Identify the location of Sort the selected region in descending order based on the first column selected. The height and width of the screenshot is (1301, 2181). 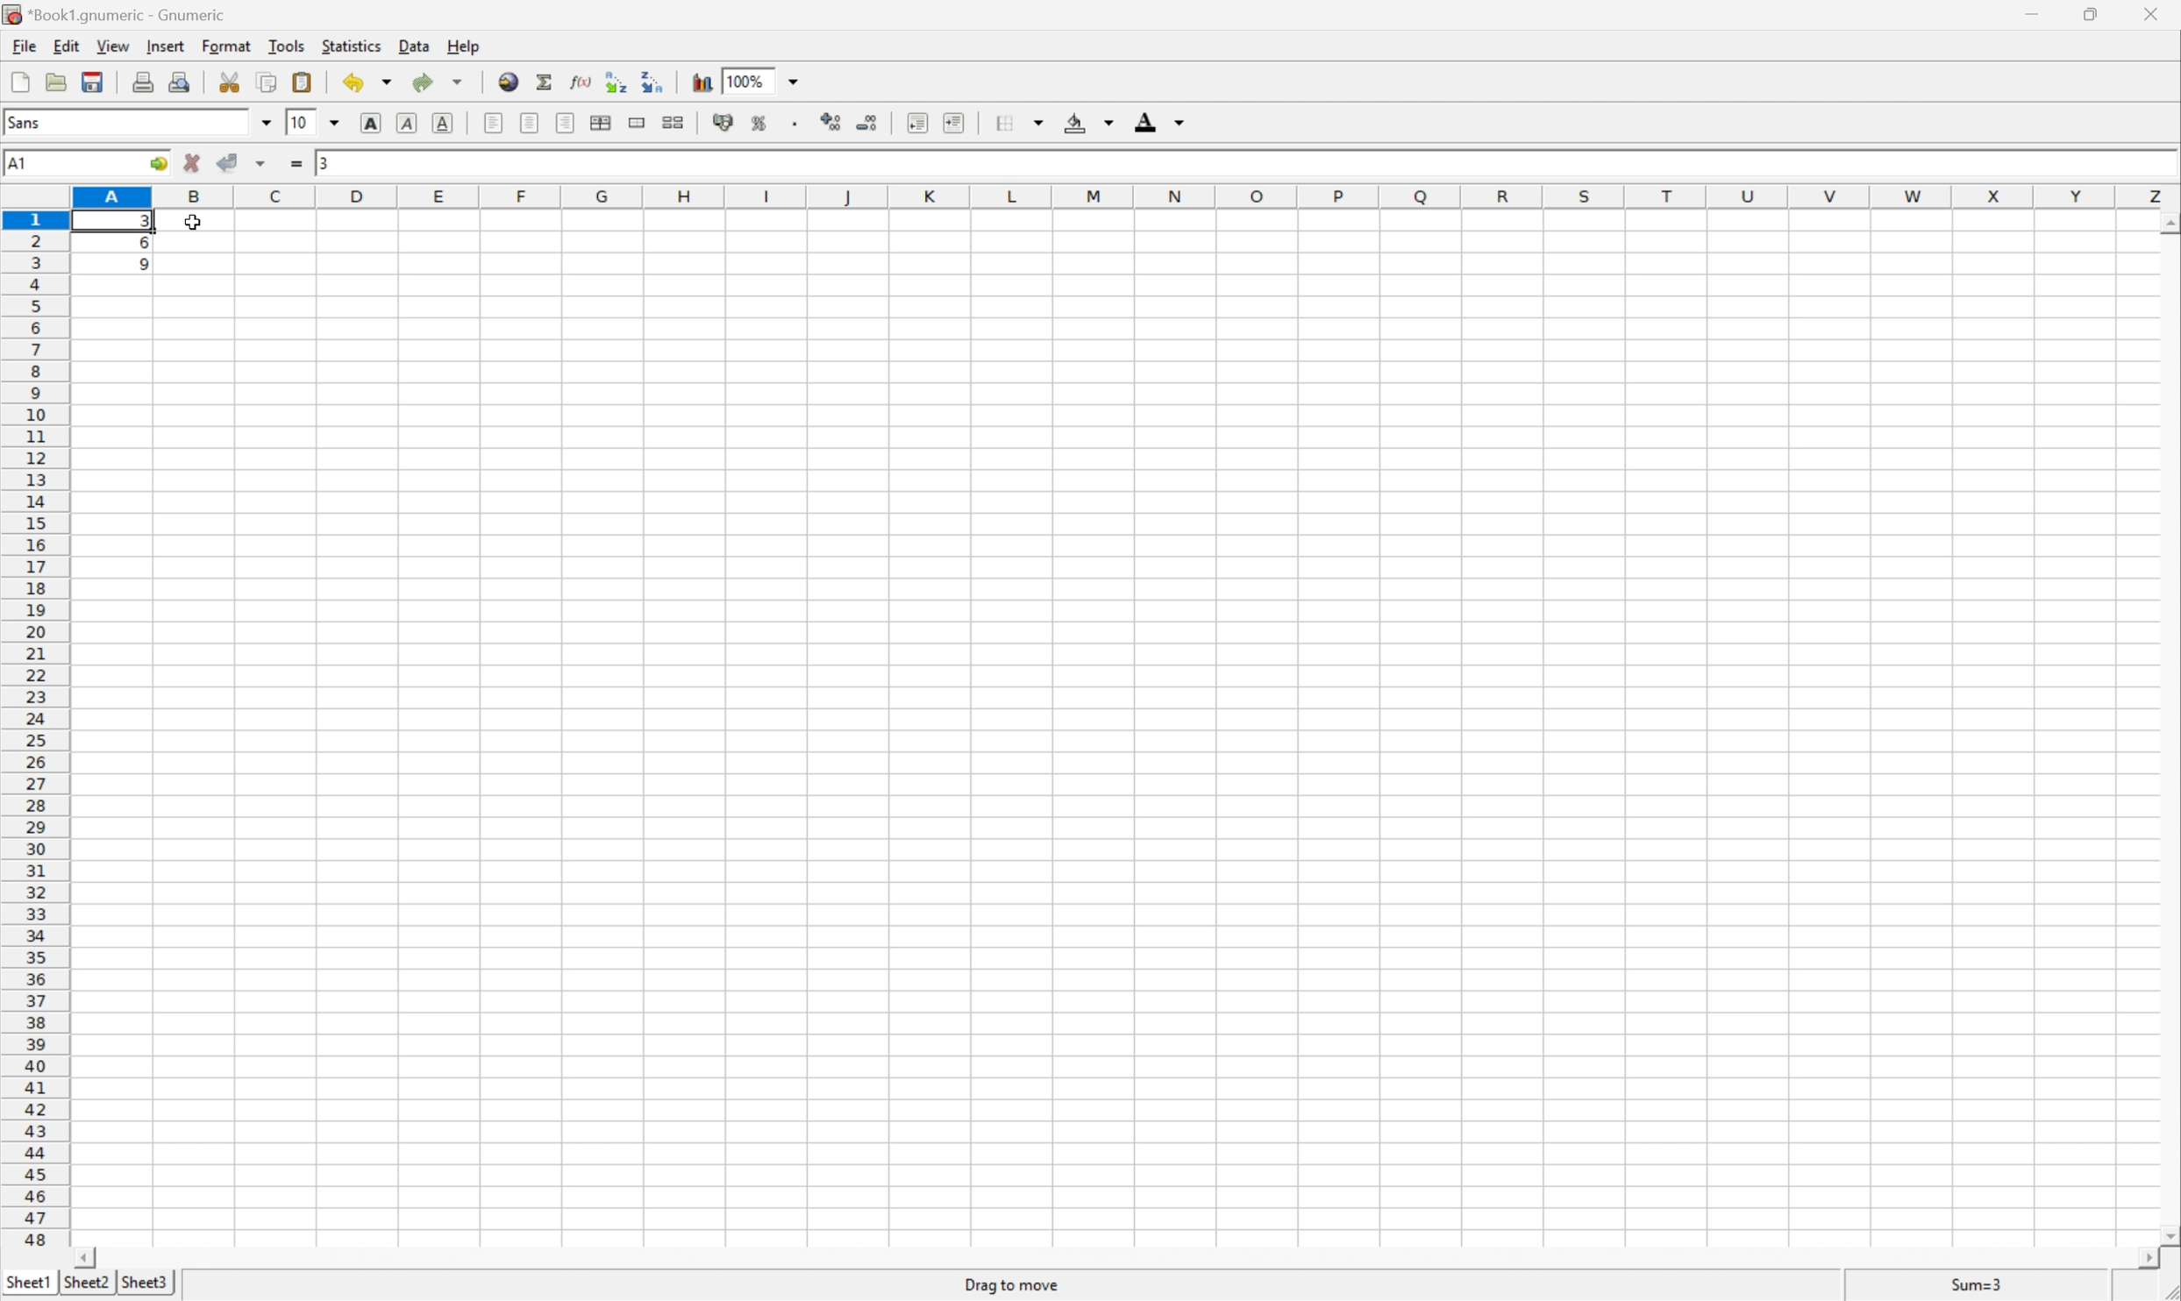
(614, 80).